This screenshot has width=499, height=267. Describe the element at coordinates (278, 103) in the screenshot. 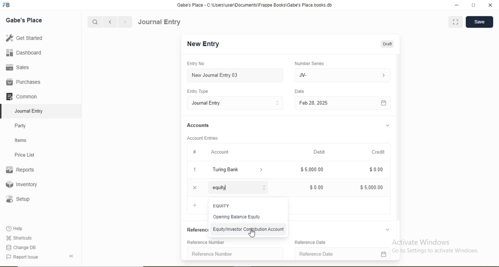

I see `Stepper Buttons` at that location.